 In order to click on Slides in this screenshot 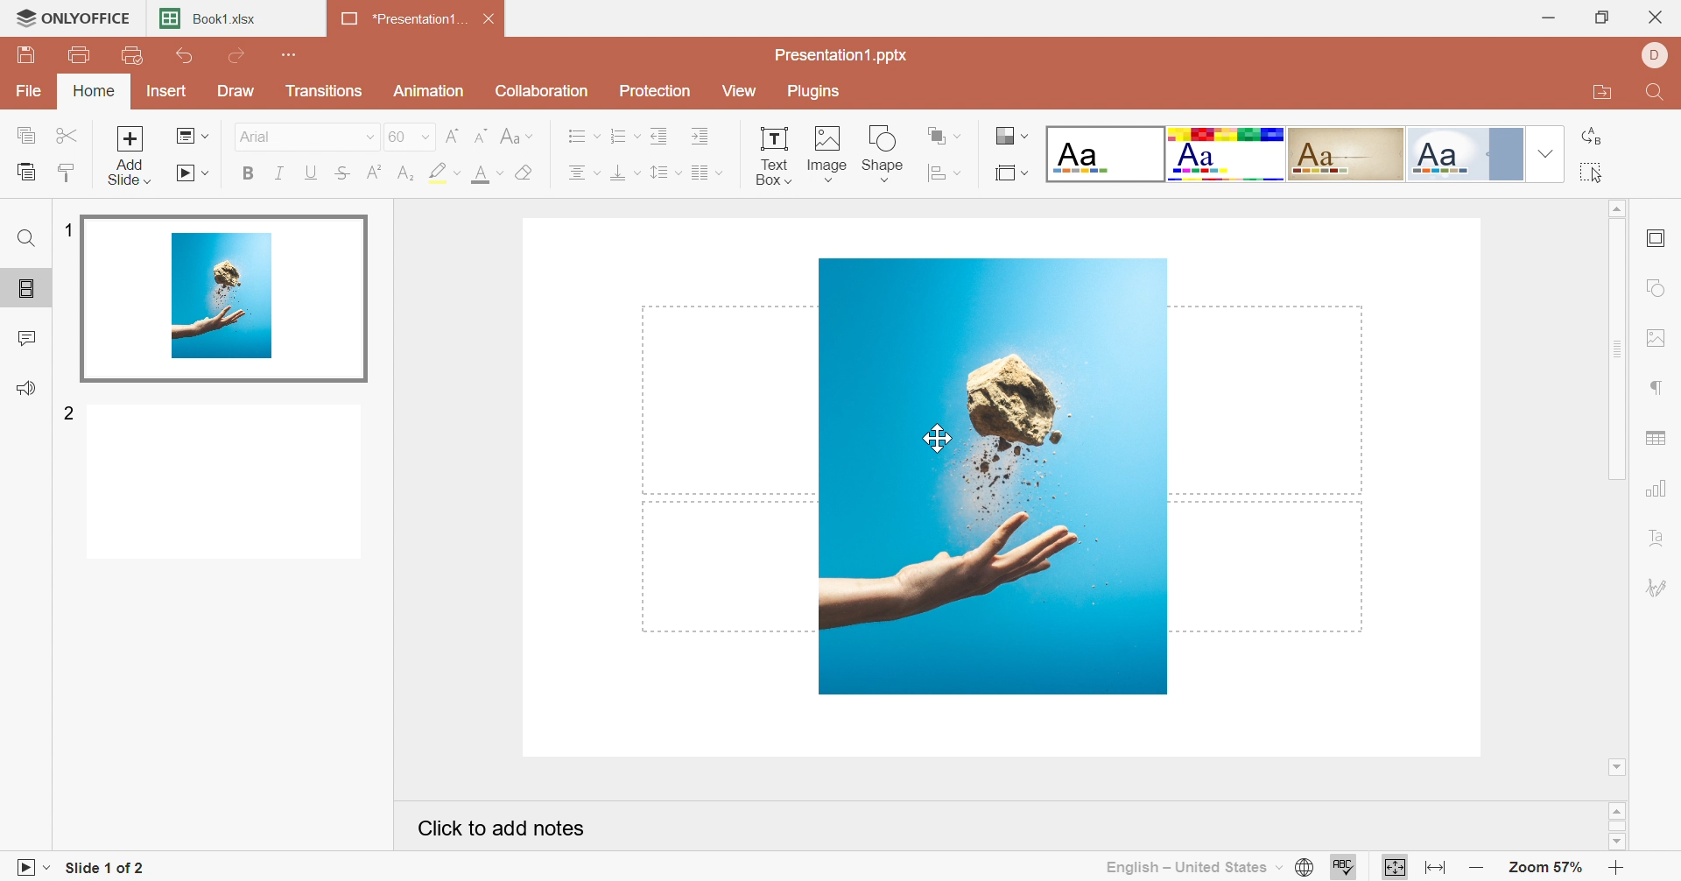, I will do `click(27, 290)`.